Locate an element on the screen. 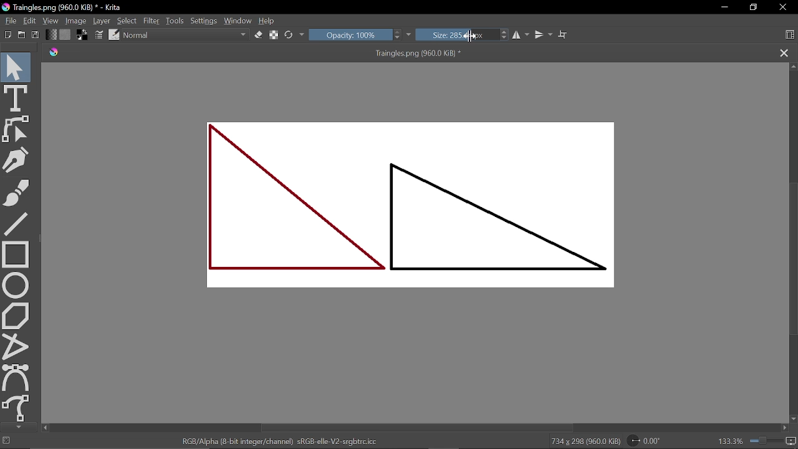 Image resolution: width=798 pixels, height=449 pixels. Minimize is located at coordinates (723, 7).